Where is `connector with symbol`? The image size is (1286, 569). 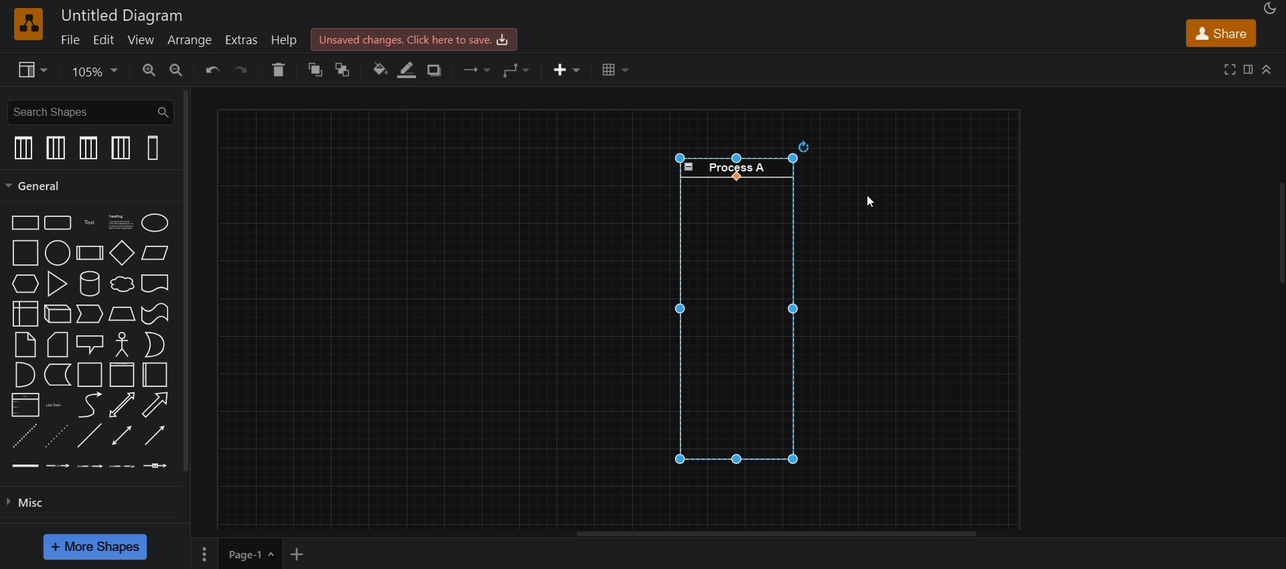
connector with symbol is located at coordinates (157, 467).